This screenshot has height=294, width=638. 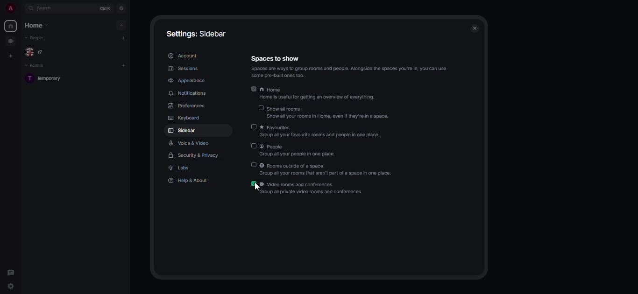 I want to click on add, so click(x=123, y=37).